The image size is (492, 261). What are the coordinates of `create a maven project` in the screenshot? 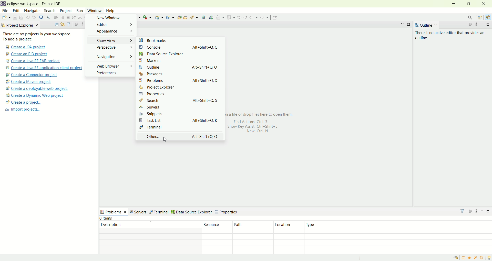 It's located at (30, 81).